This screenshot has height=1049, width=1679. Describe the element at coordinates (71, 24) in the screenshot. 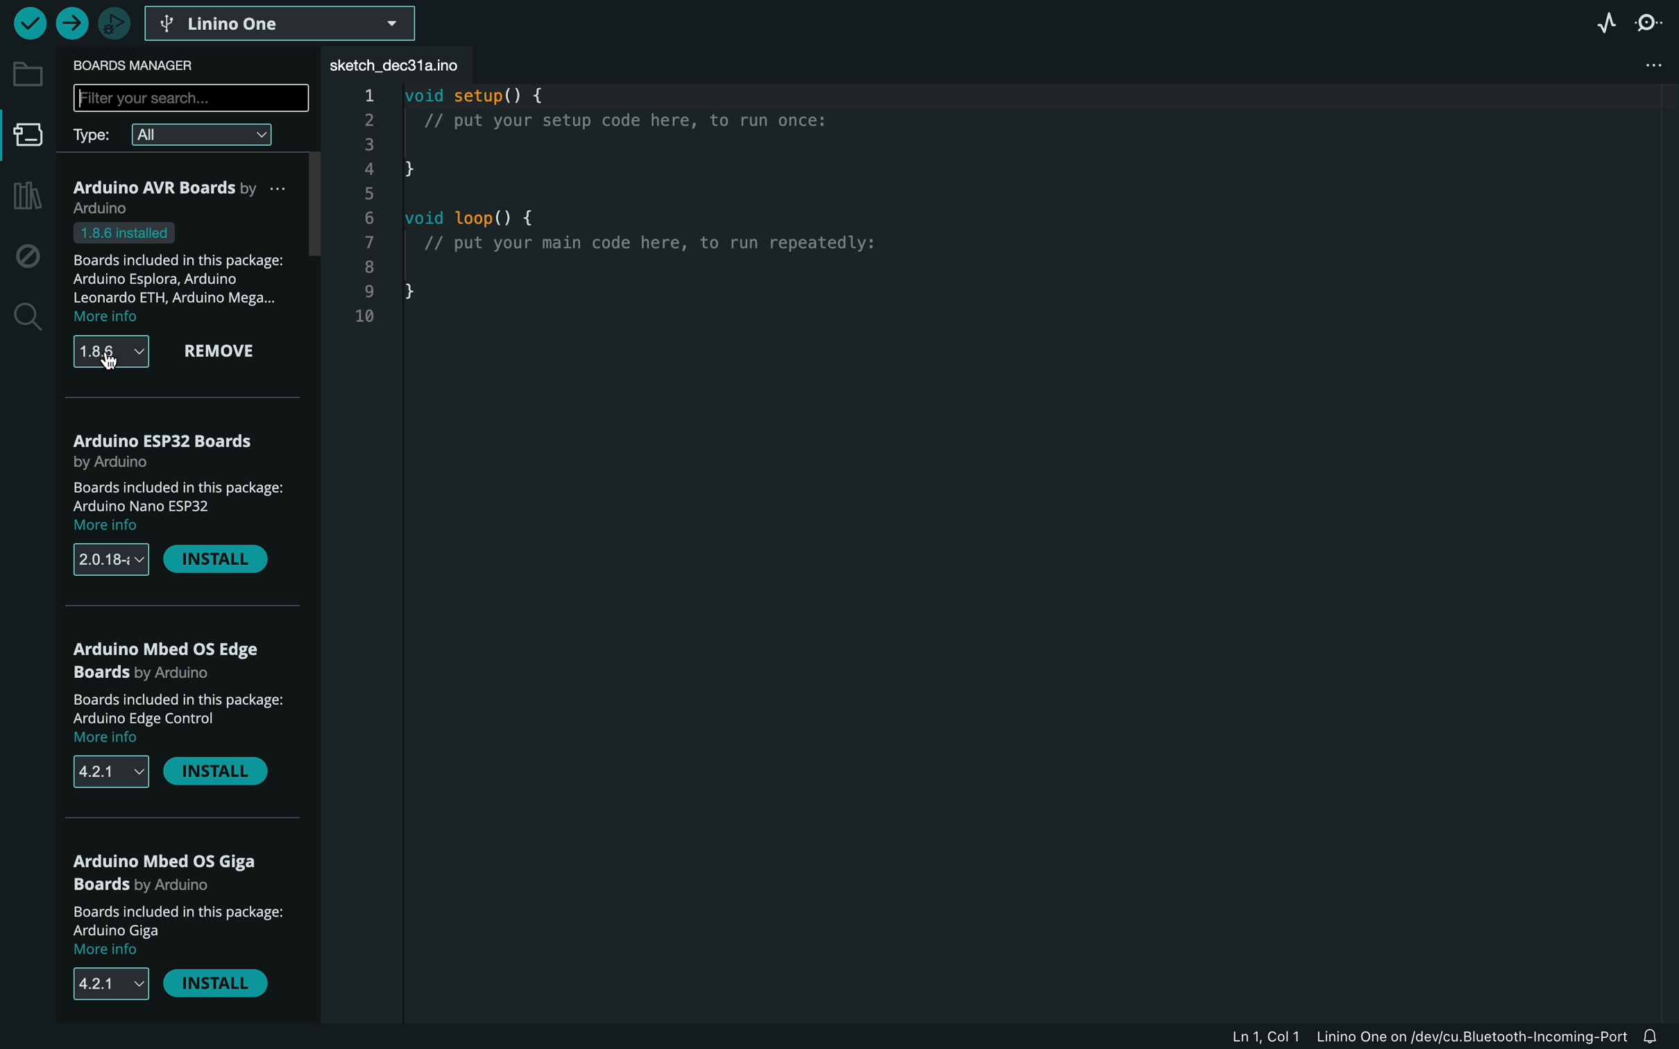

I see `upload` at that location.